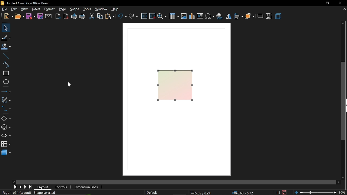 This screenshot has height=195, width=347. I want to click on select, so click(6, 28).